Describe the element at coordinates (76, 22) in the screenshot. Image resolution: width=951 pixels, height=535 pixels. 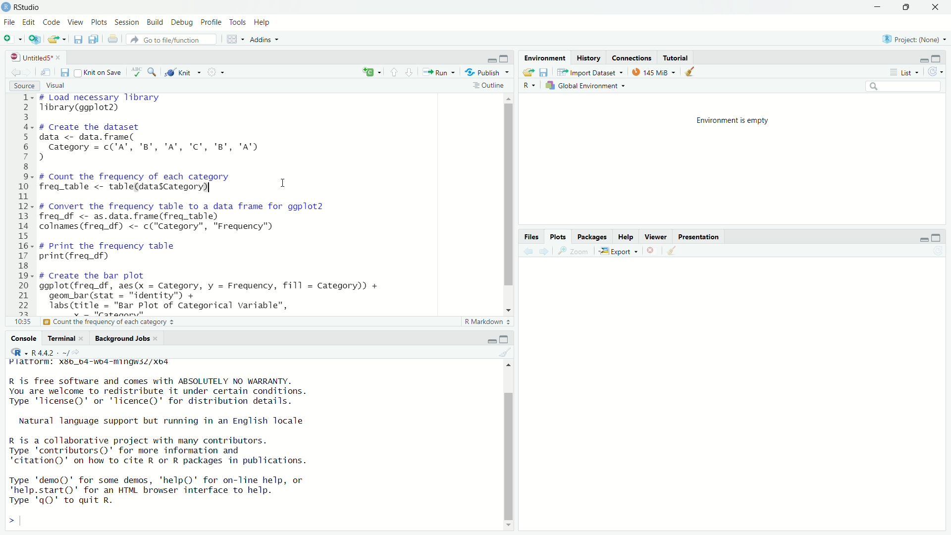
I see `view` at that location.